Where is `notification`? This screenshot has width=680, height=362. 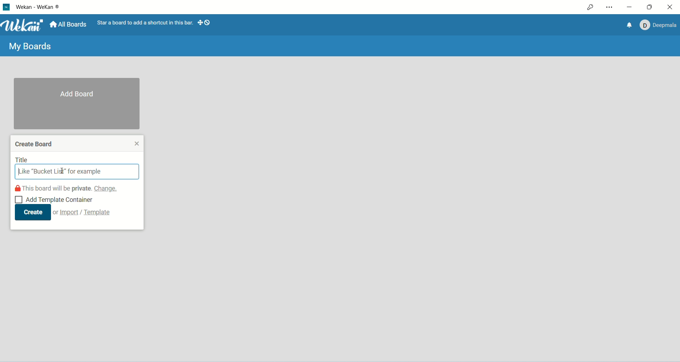 notification is located at coordinates (628, 24).